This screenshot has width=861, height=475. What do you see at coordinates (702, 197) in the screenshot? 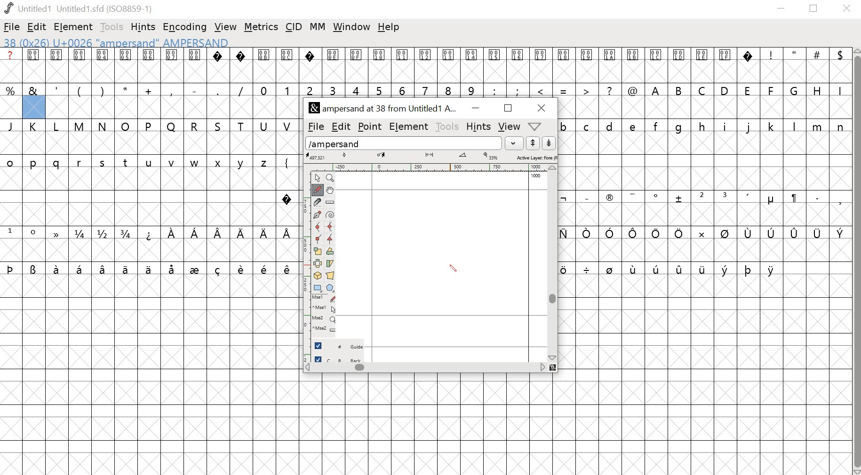
I see `2` at bounding box center [702, 197].